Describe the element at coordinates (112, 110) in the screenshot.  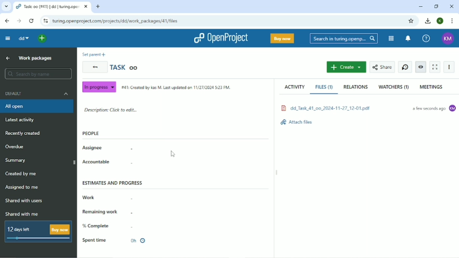
I see `Description` at that location.